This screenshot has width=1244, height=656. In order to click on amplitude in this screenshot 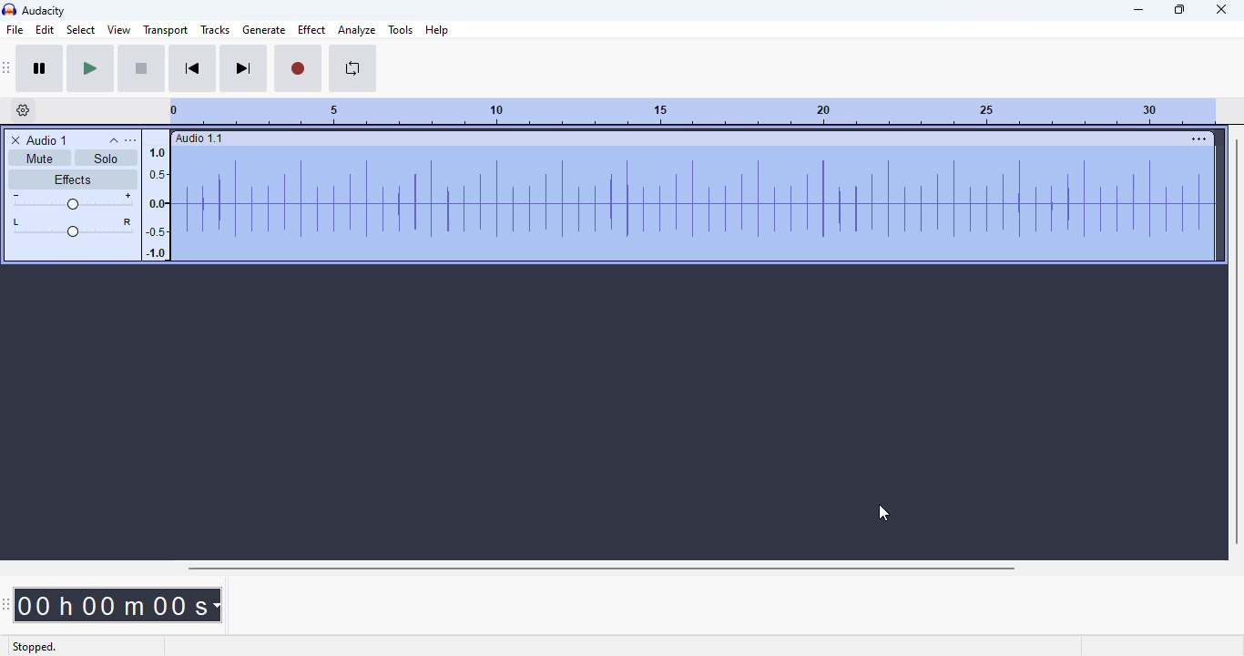, I will do `click(156, 200)`.